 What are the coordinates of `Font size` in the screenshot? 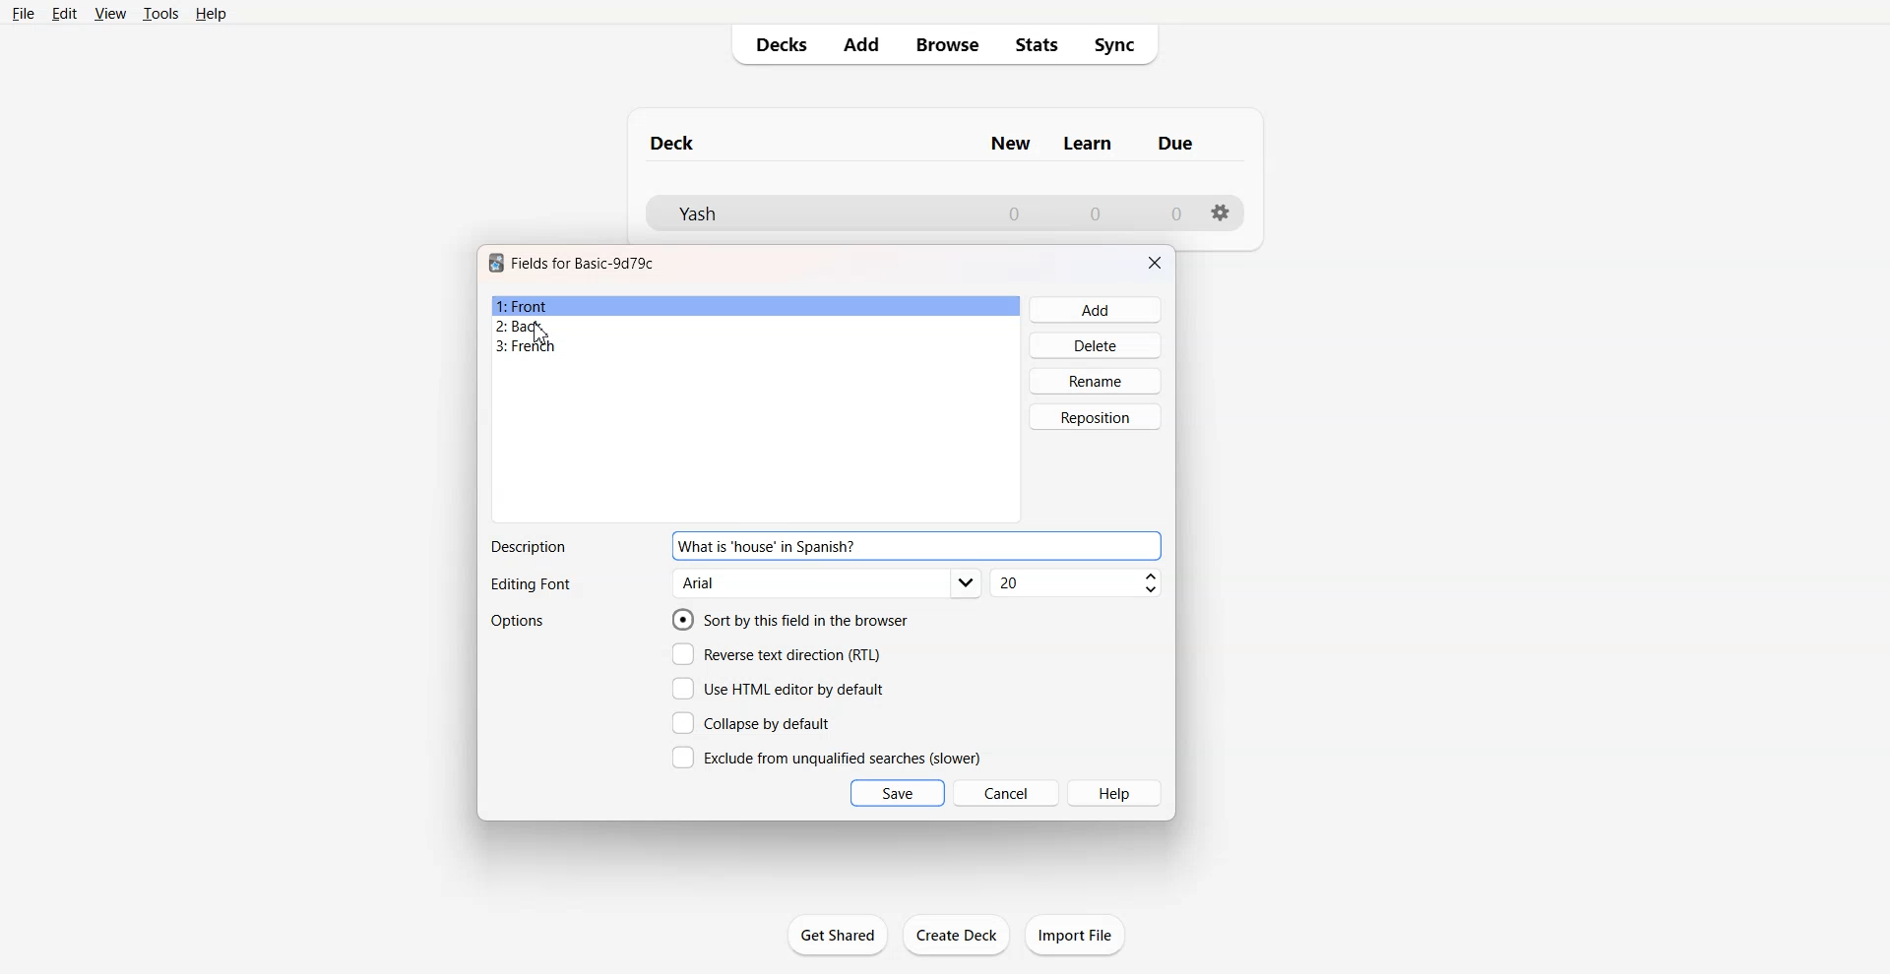 It's located at (1078, 583).